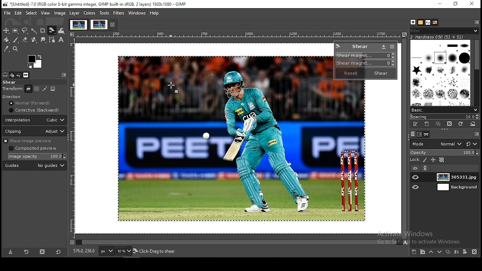 The height and width of the screenshot is (271, 482). Describe the element at coordinates (427, 134) in the screenshot. I see `layers` at that location.